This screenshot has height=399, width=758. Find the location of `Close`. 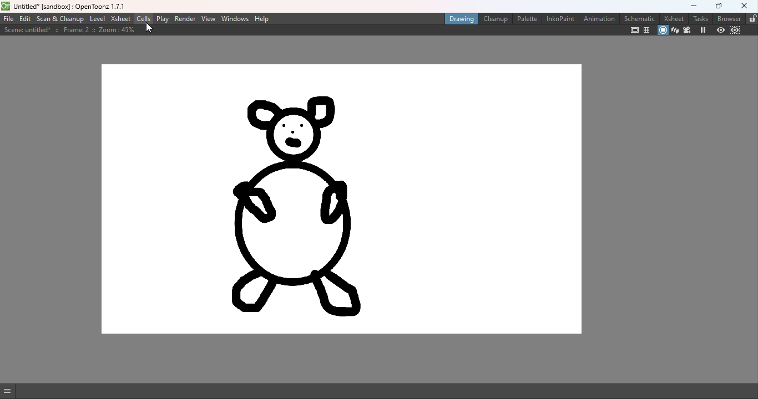

Close is located at coordinates (745, 7).